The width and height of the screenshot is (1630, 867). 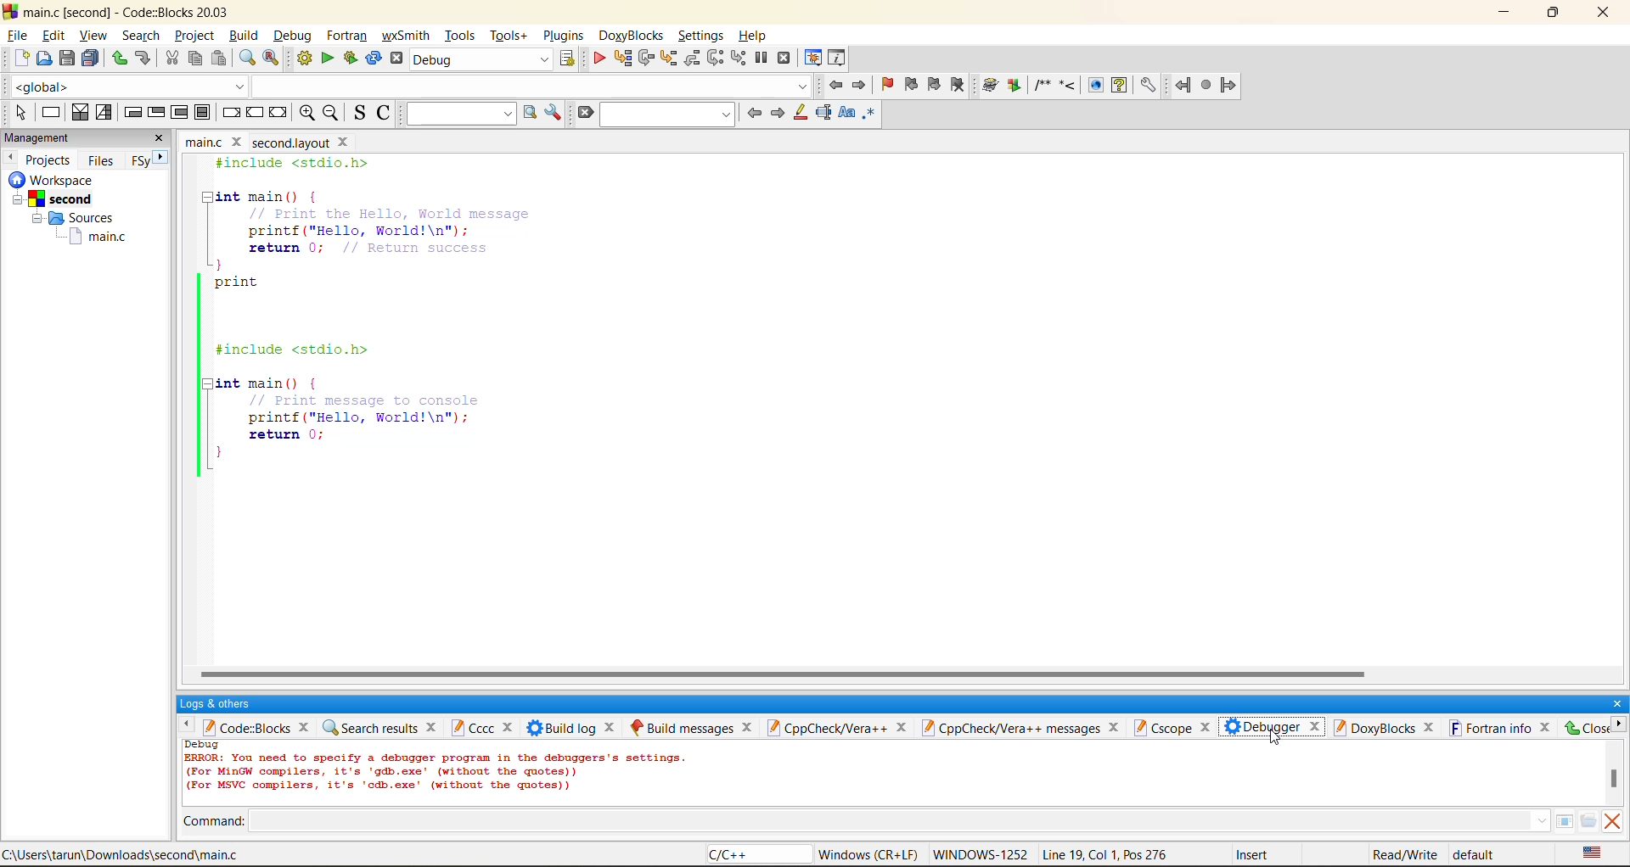 I want to click on abort, so click(x=396, y=60).